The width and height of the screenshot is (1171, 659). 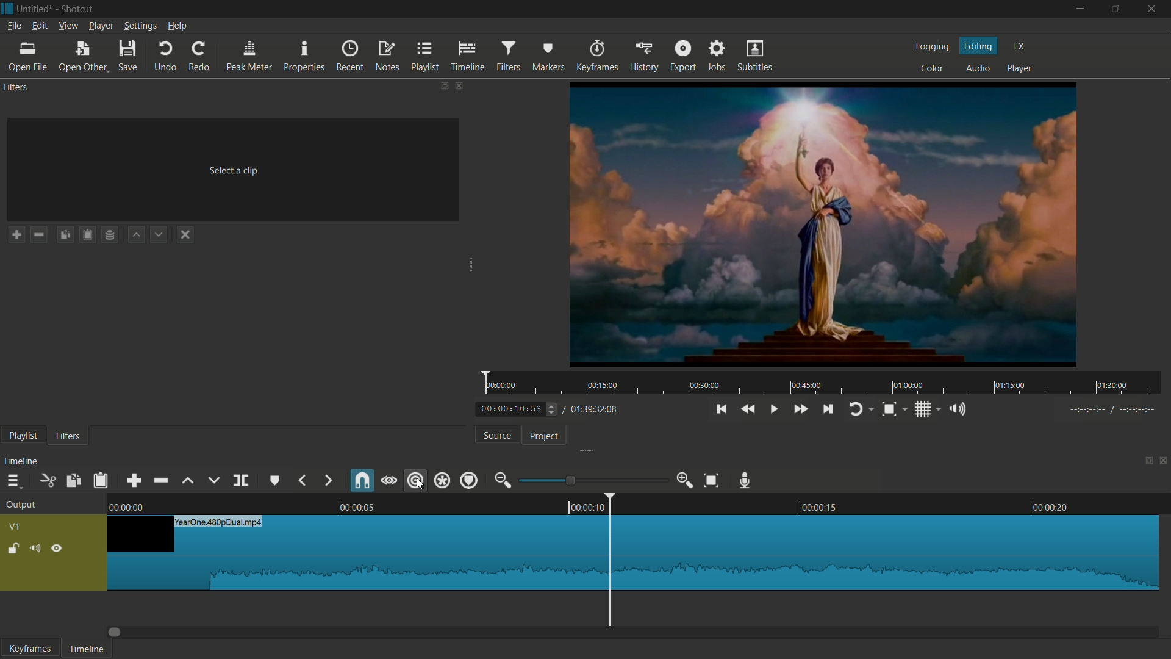 What do you see at coordinates (594, 411) in the screenshot?
I see `total time` at bounding box center [594, 411].